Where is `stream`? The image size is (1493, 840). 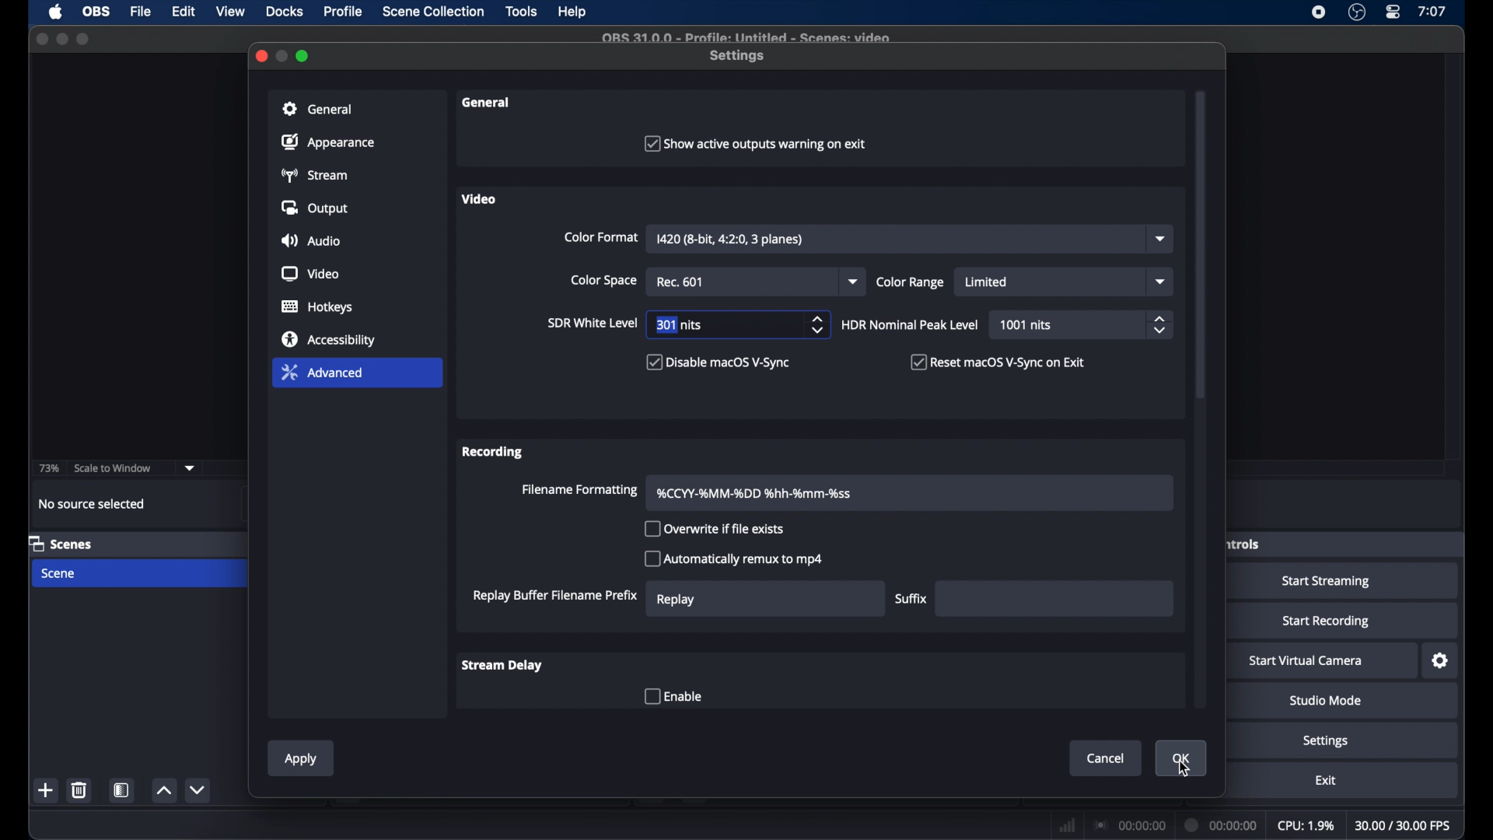
stream is located at coordinates (313, 176).